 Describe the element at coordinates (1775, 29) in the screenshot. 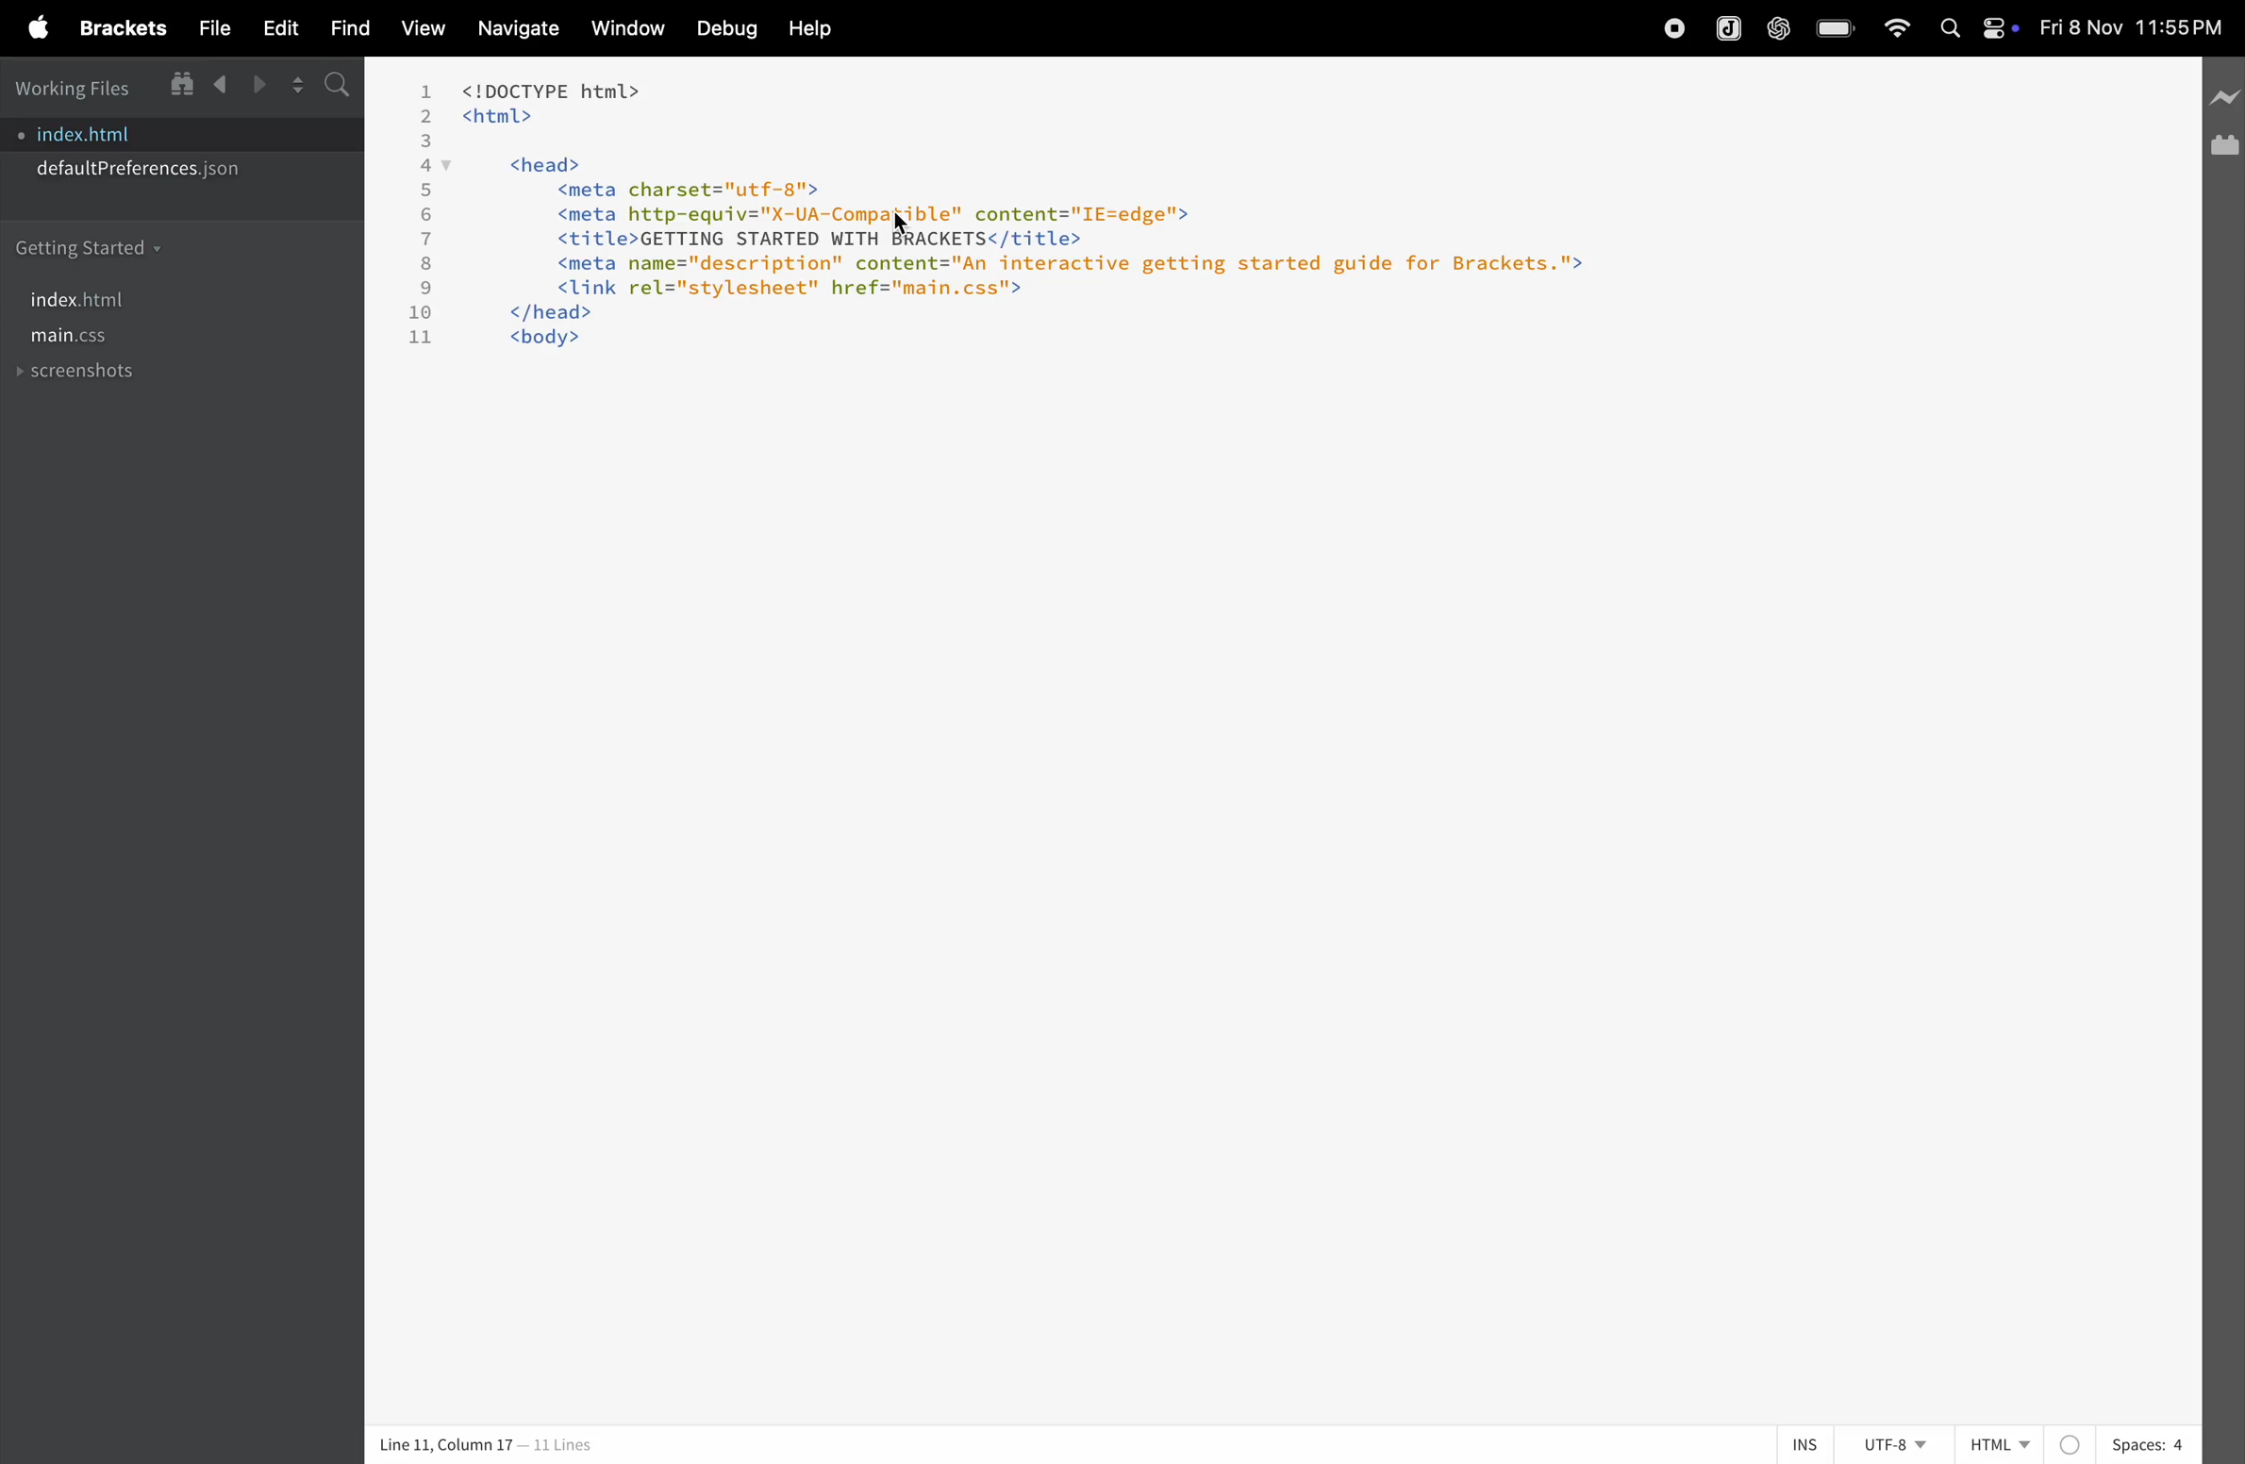

I see `chatgpt` at that location.